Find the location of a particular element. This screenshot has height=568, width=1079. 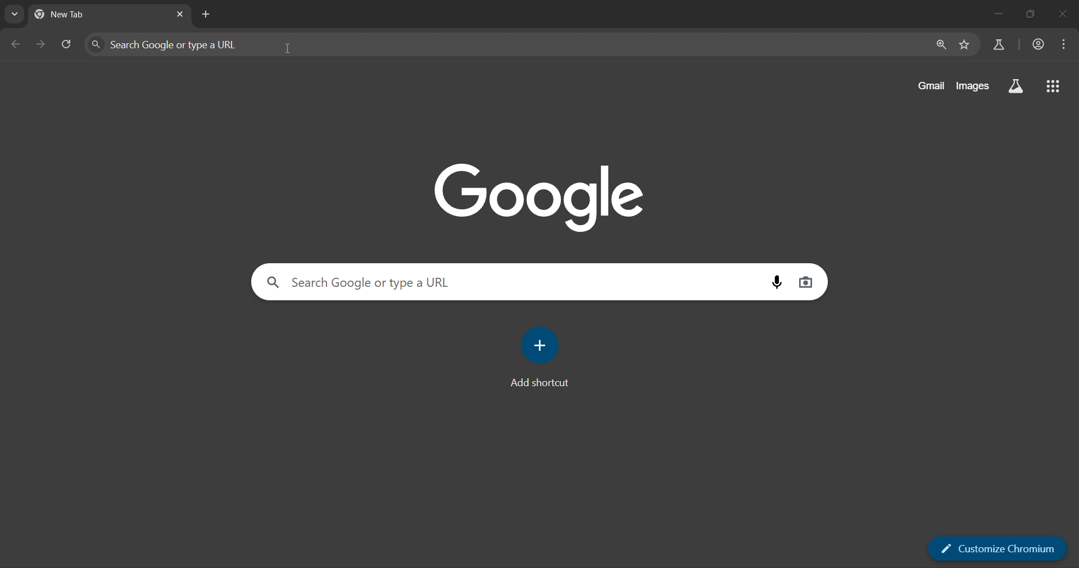

go forward one page is located at coordinates (40, 44).